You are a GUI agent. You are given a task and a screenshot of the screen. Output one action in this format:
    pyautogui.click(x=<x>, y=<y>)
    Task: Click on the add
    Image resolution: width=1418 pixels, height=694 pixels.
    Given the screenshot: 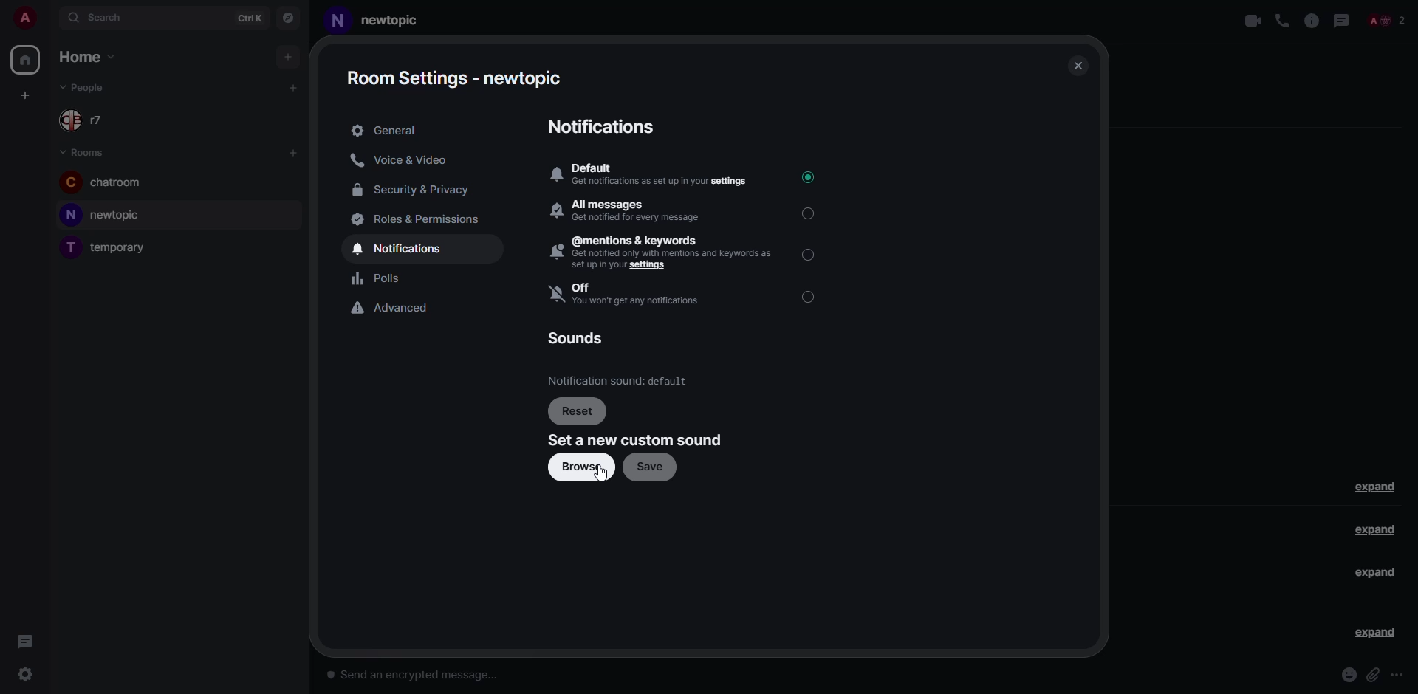 What is the action you would take?
    pyautogui.click(x=25, y=94)
    